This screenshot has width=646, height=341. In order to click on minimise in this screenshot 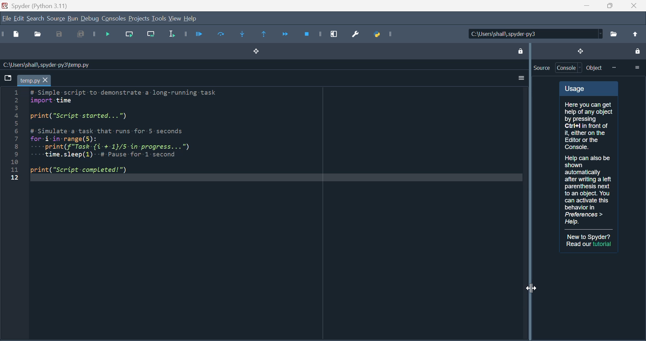, I will do `click(584, 6)`.